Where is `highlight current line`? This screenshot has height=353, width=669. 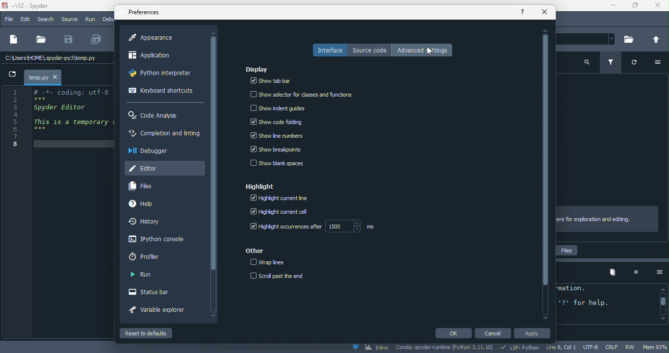 highlight current line is located at coordinates (283, 200).